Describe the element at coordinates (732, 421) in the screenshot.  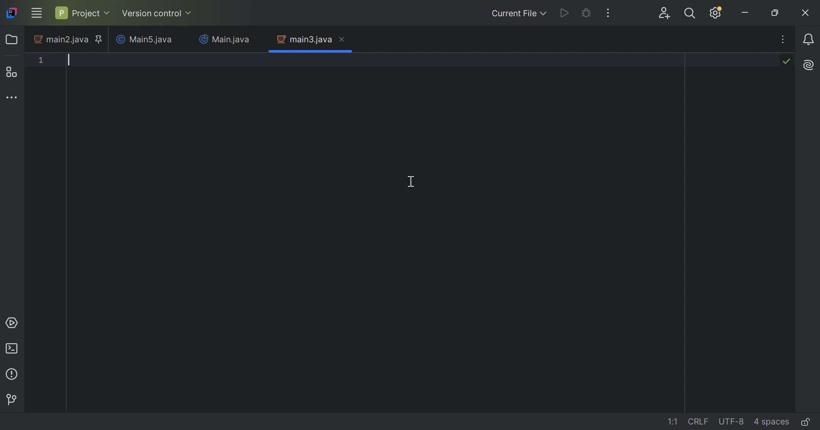
I see `line encoding: UTF-8` at that location.